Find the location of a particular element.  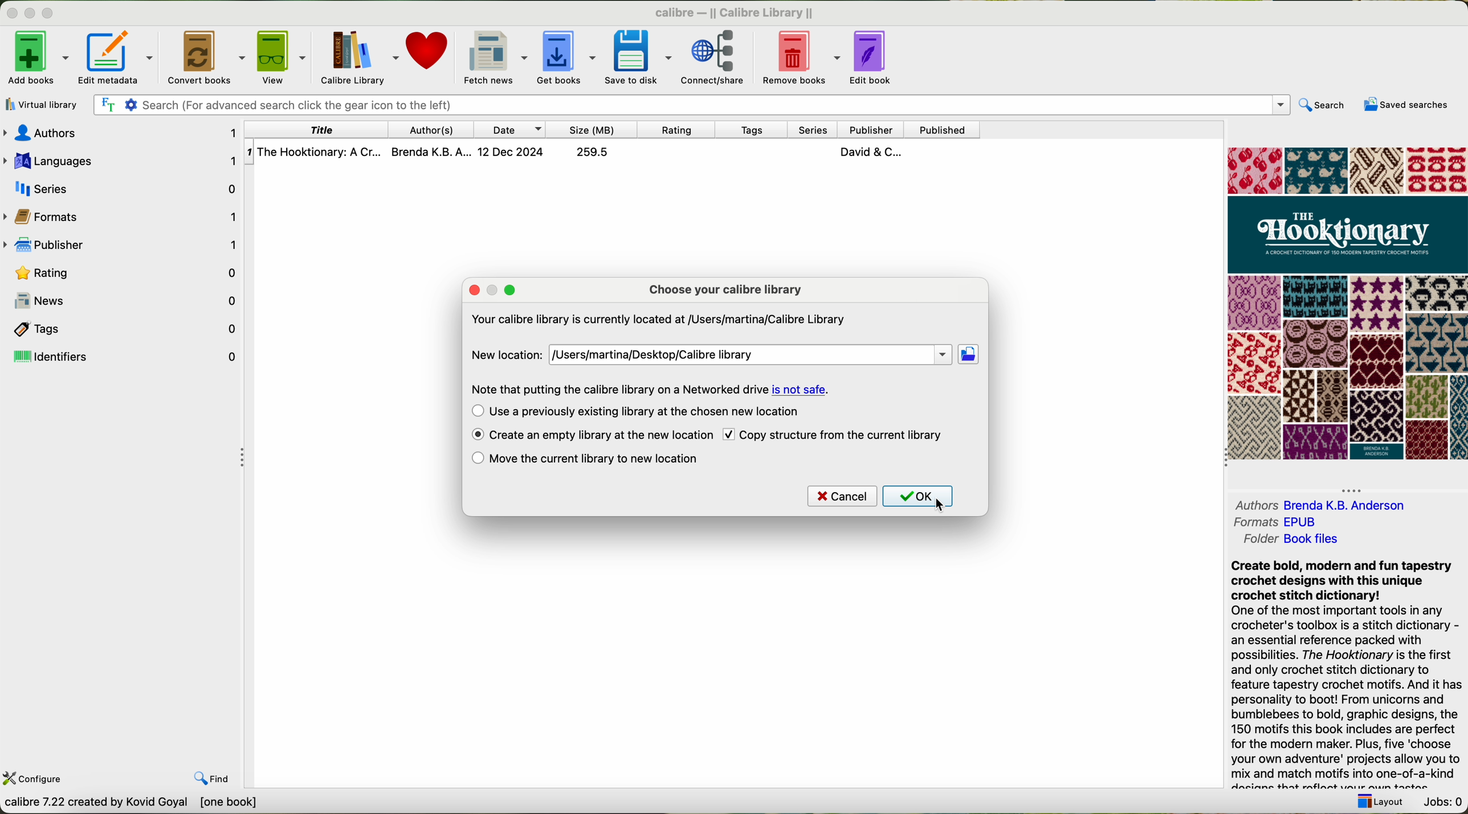

Your calibre library is currently located at /Users/martina/Calibre Library is located at coordinates (665, 322).